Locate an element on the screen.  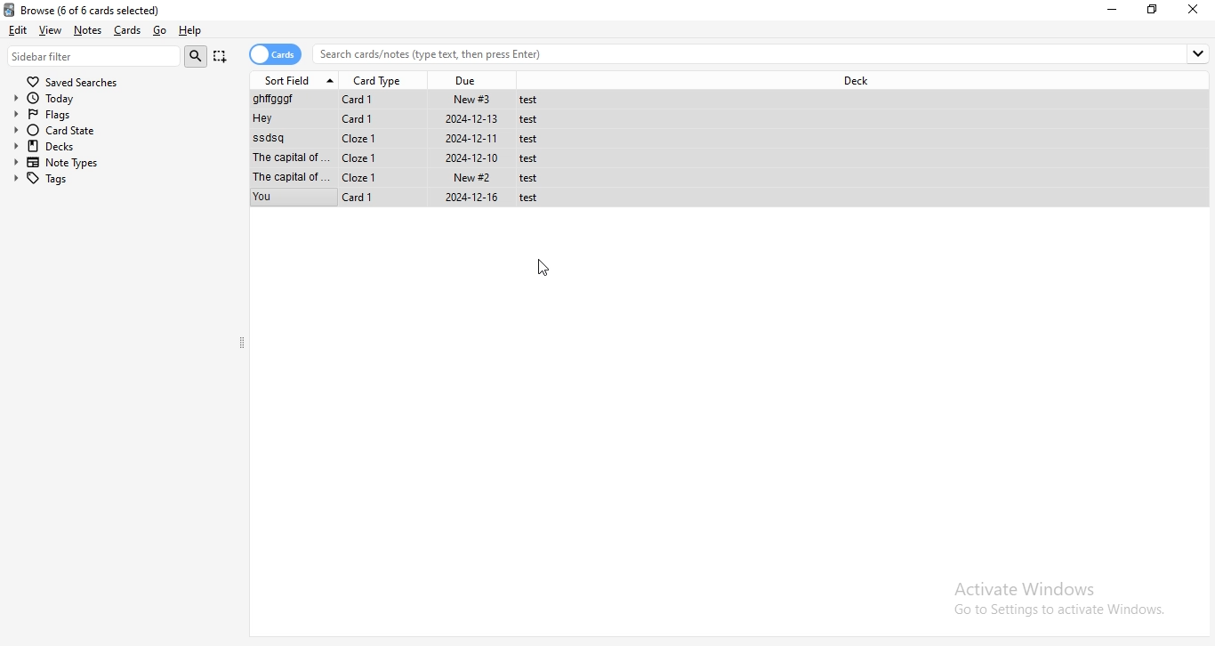
due is located at coordinates (471, 78).